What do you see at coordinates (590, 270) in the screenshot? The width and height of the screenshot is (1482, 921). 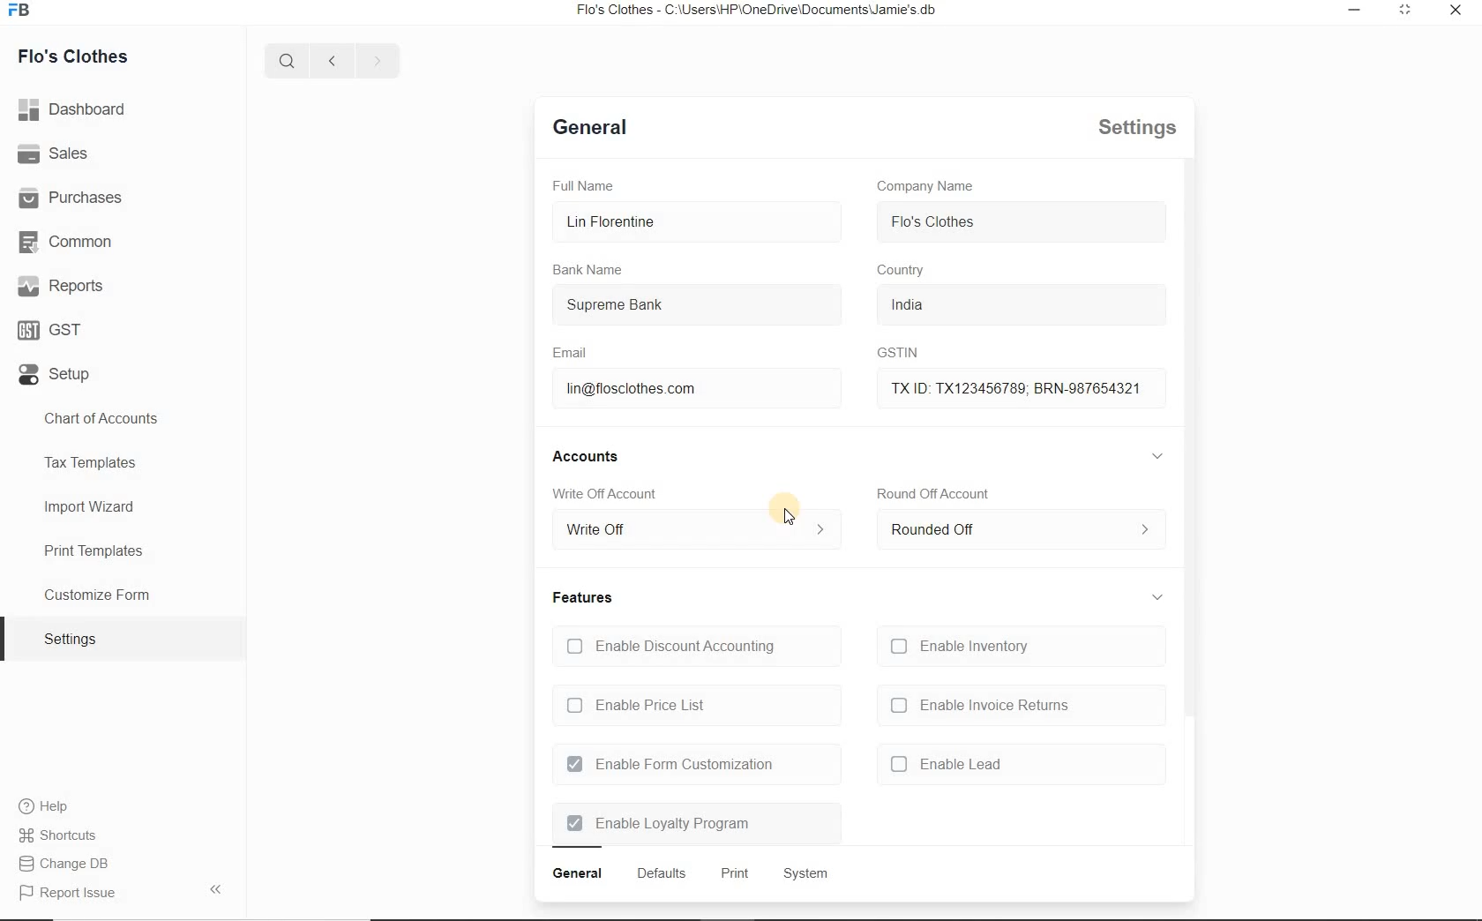 I see `Bank Name` at bounding box center [590, 270].